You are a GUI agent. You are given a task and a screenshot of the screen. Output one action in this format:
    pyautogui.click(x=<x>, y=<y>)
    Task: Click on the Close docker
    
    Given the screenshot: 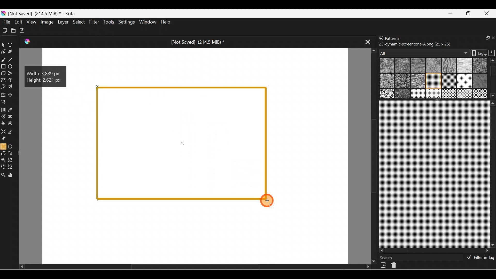 What is the action you would take?
    pyautogui.click(x=493, y=38)
    